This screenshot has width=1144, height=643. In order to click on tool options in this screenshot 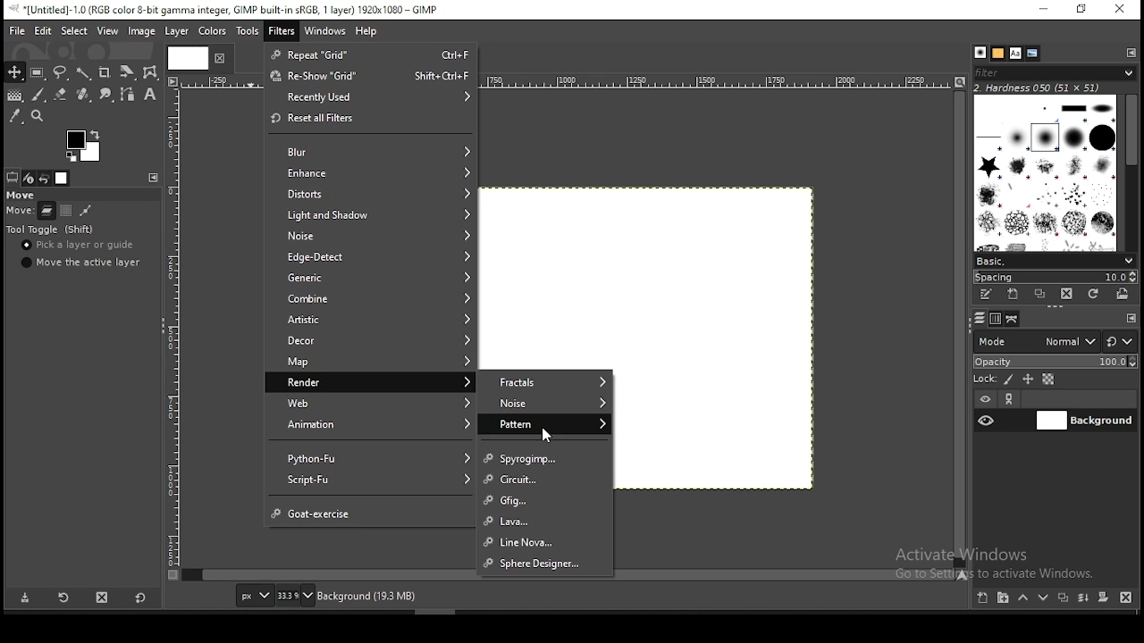, I will do `click(13, 178)`.